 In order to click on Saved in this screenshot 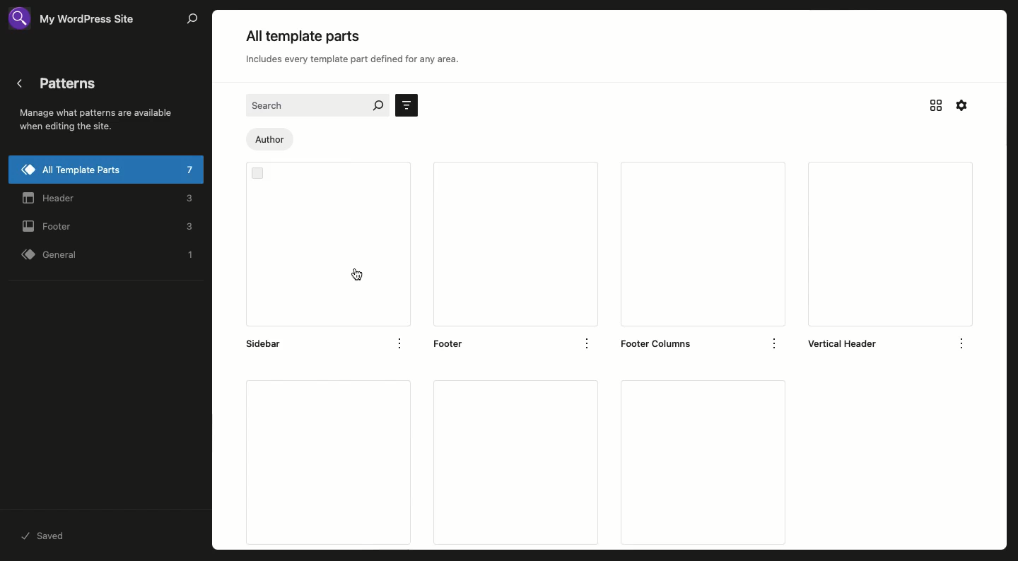, I will do `click(46, 537)`.